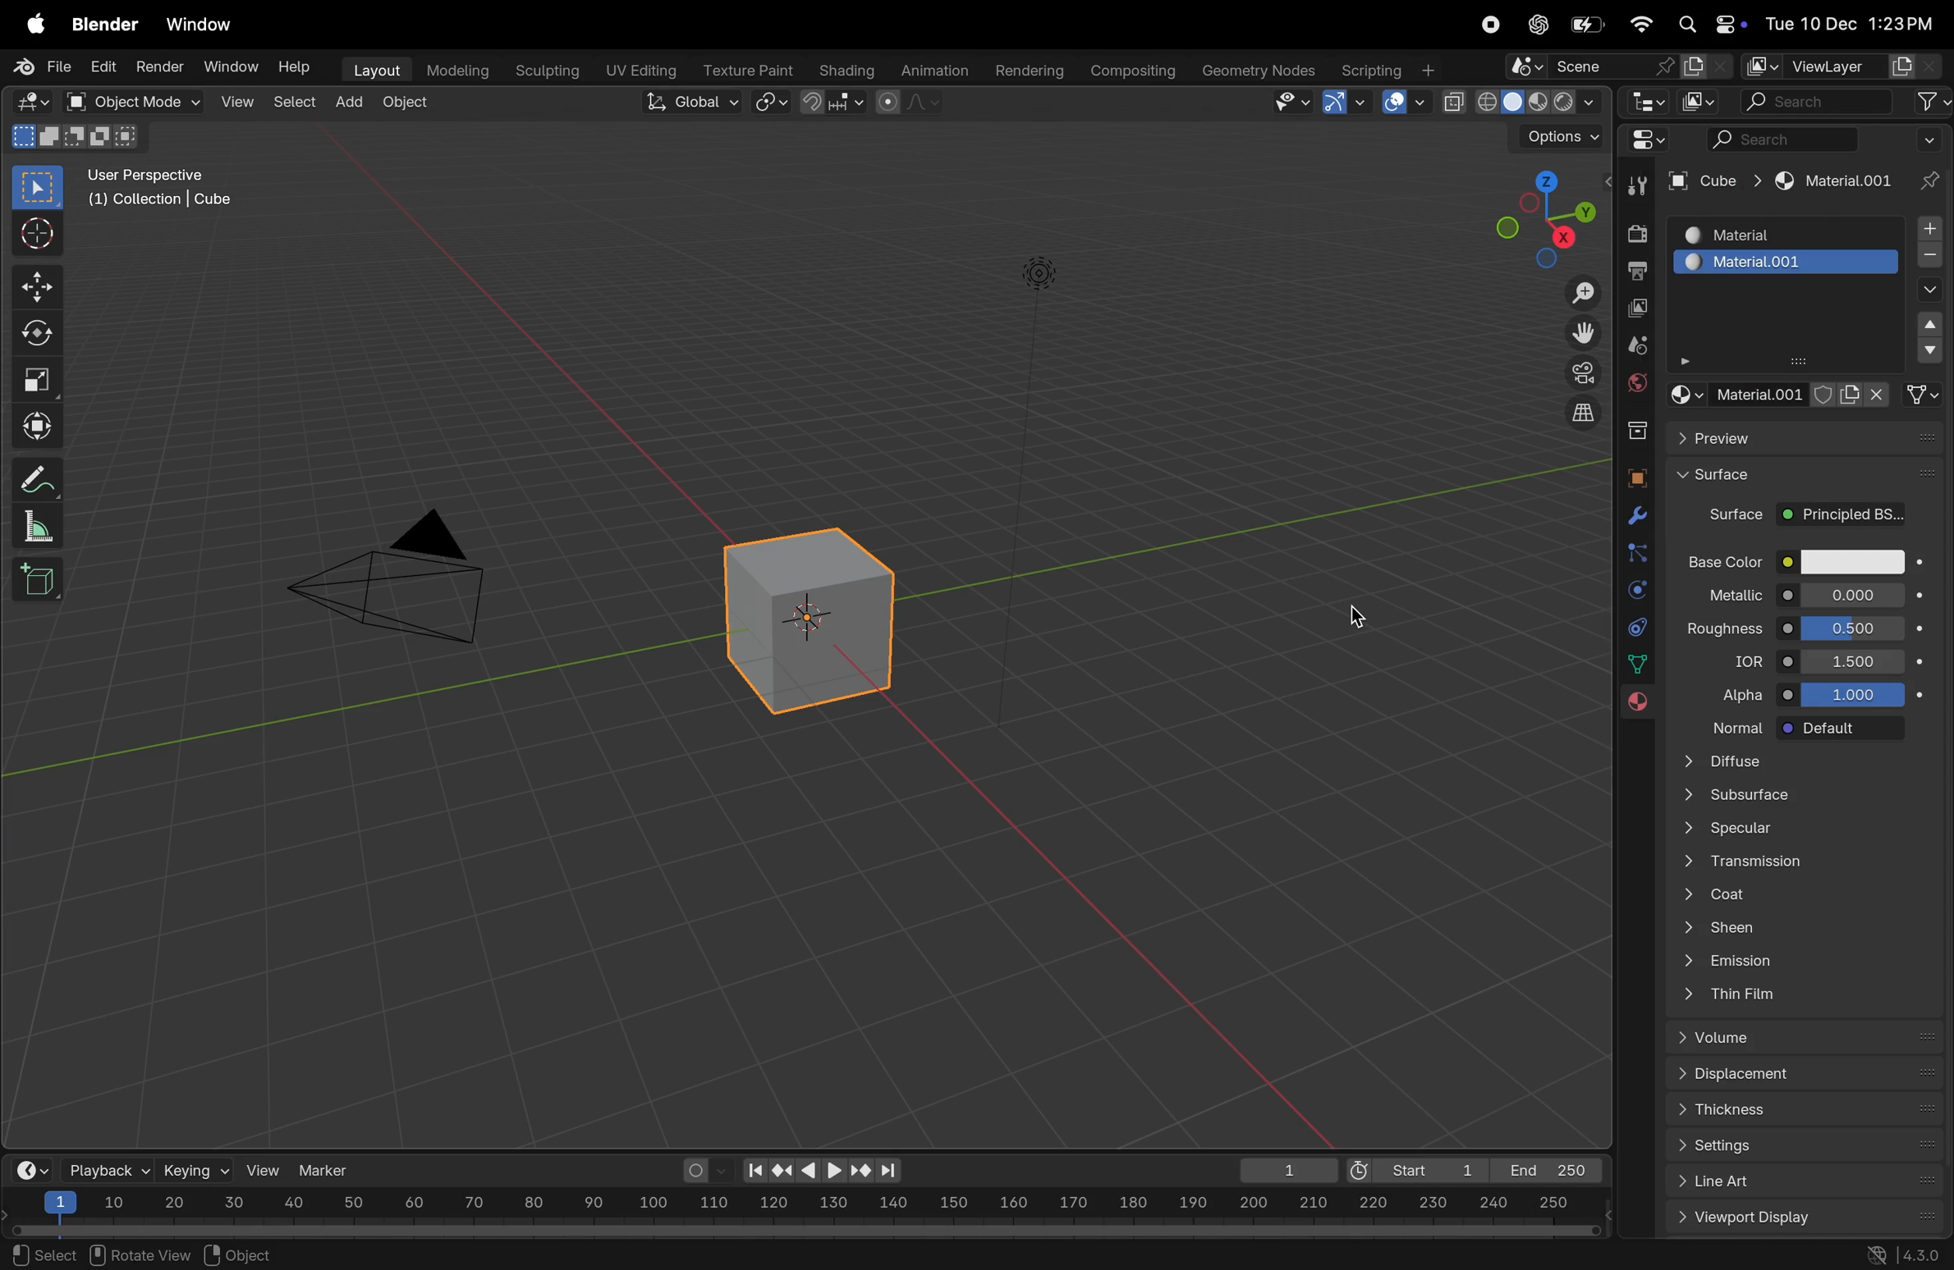 The image size is (1954, 1270). What do you see at coordinates (1740, 660) in the screenshot?
I see `idr` at bounding box center [1740, 660].